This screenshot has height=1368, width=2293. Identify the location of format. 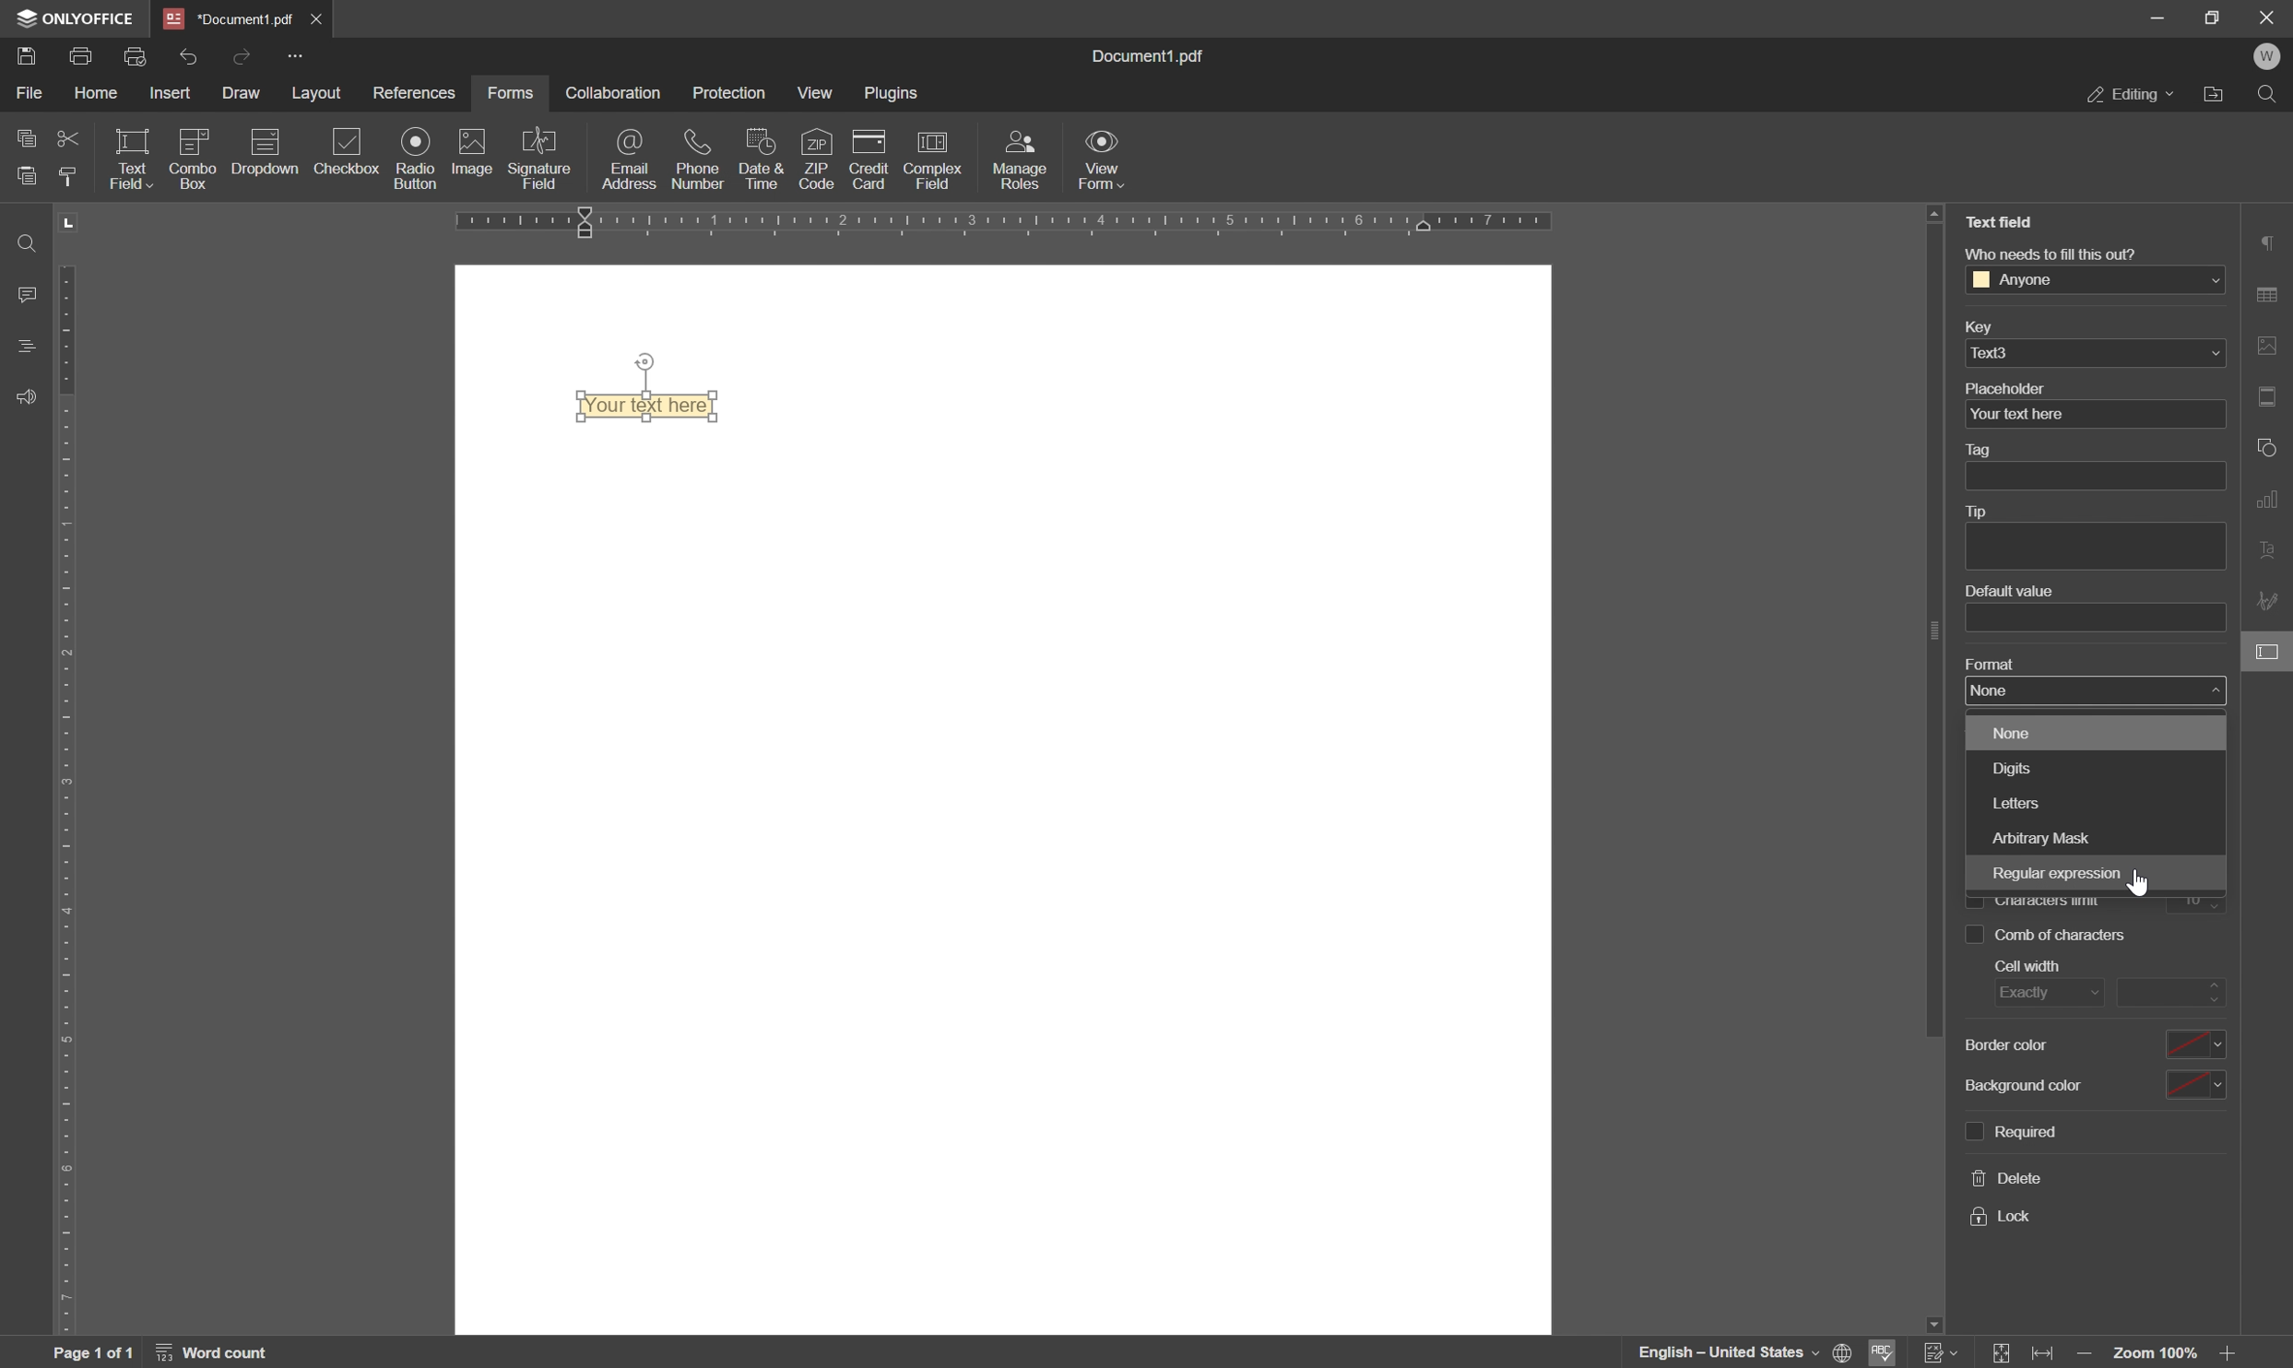
(1988, 662).